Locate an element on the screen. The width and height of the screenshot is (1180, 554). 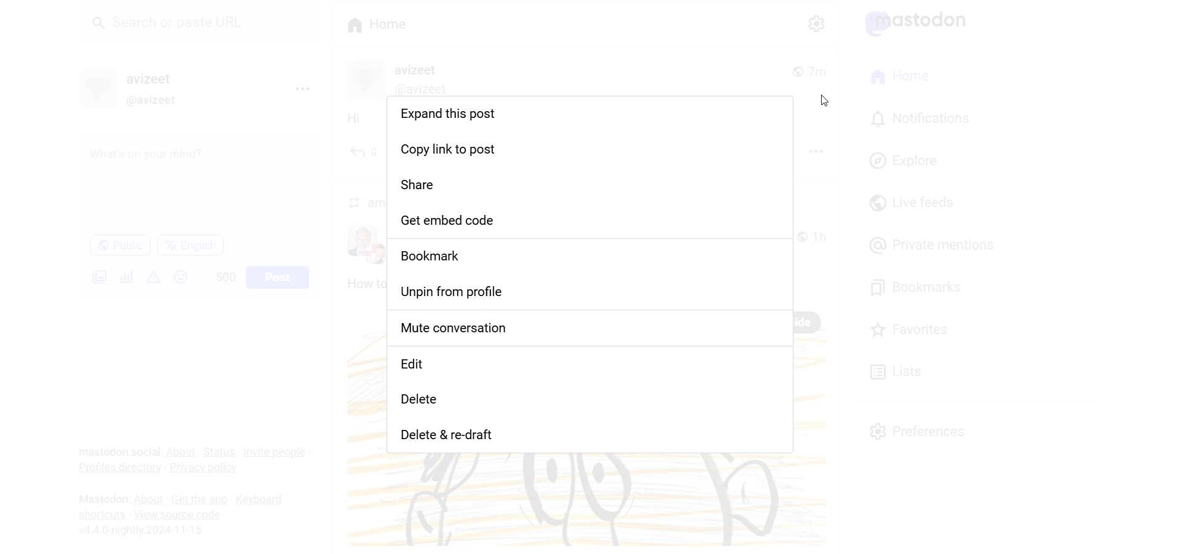
View Source Code is located at coordinates (177, 513).